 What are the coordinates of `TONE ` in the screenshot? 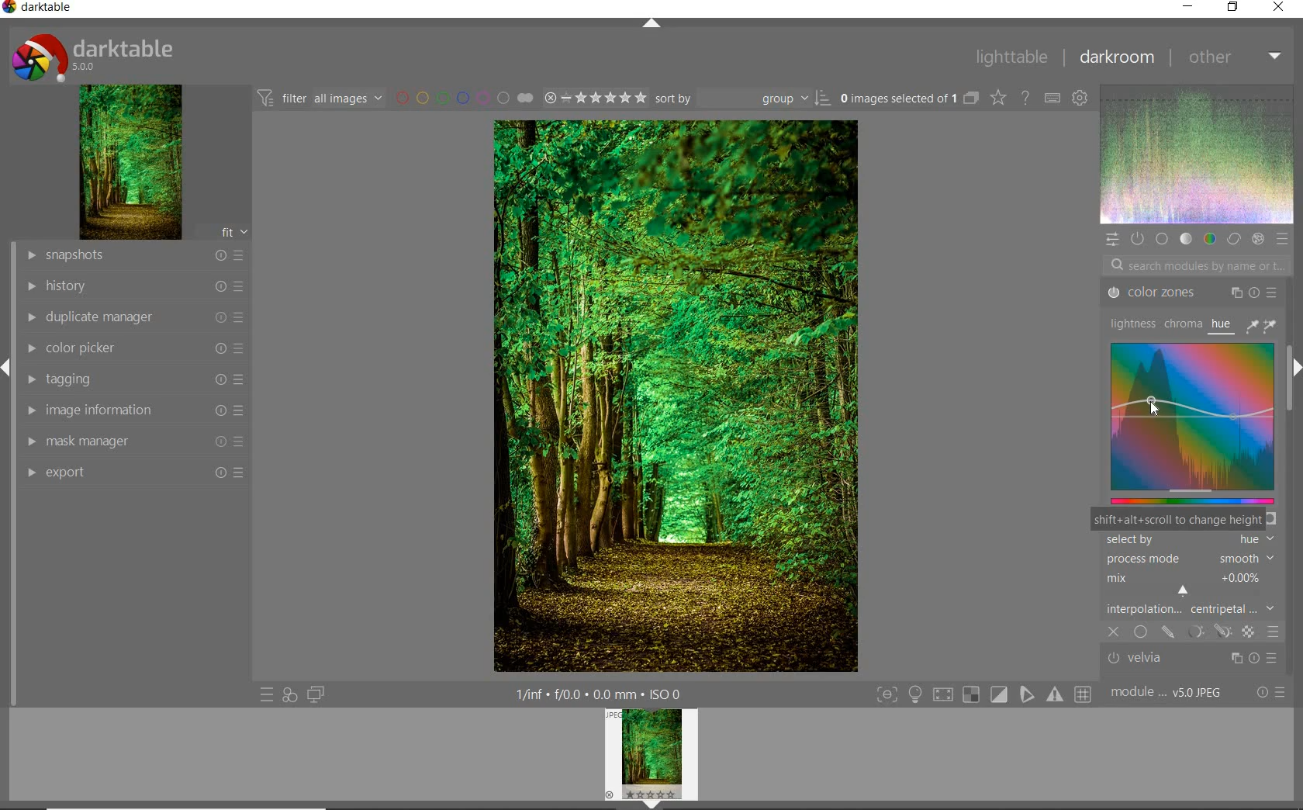 It's located at (1185, 239).